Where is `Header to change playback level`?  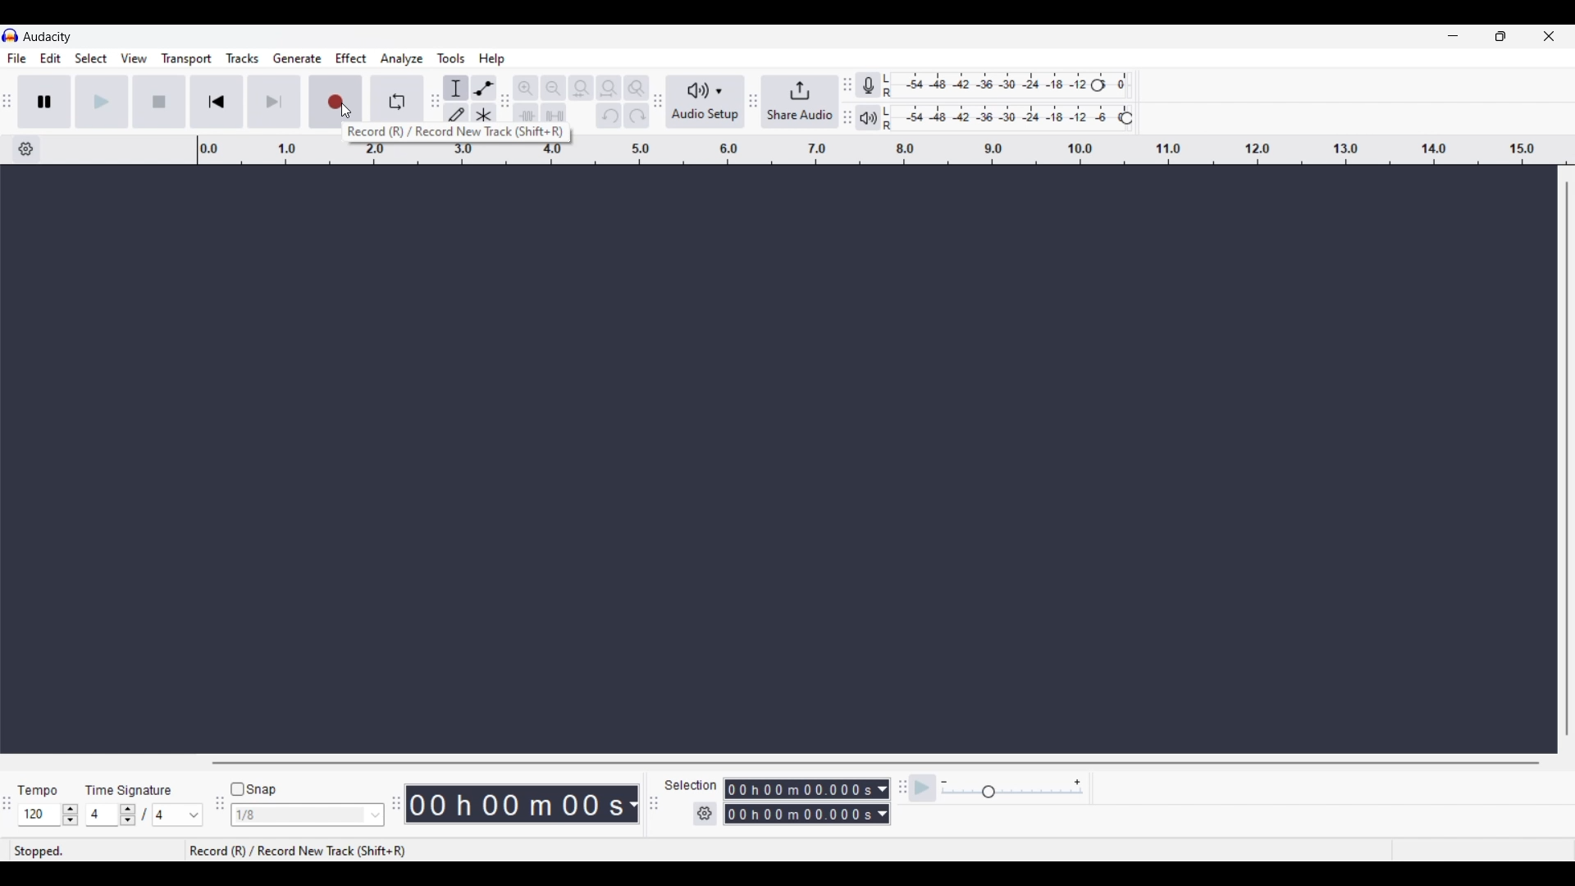 Header to change playback level is located at coordinates (1126, 118).